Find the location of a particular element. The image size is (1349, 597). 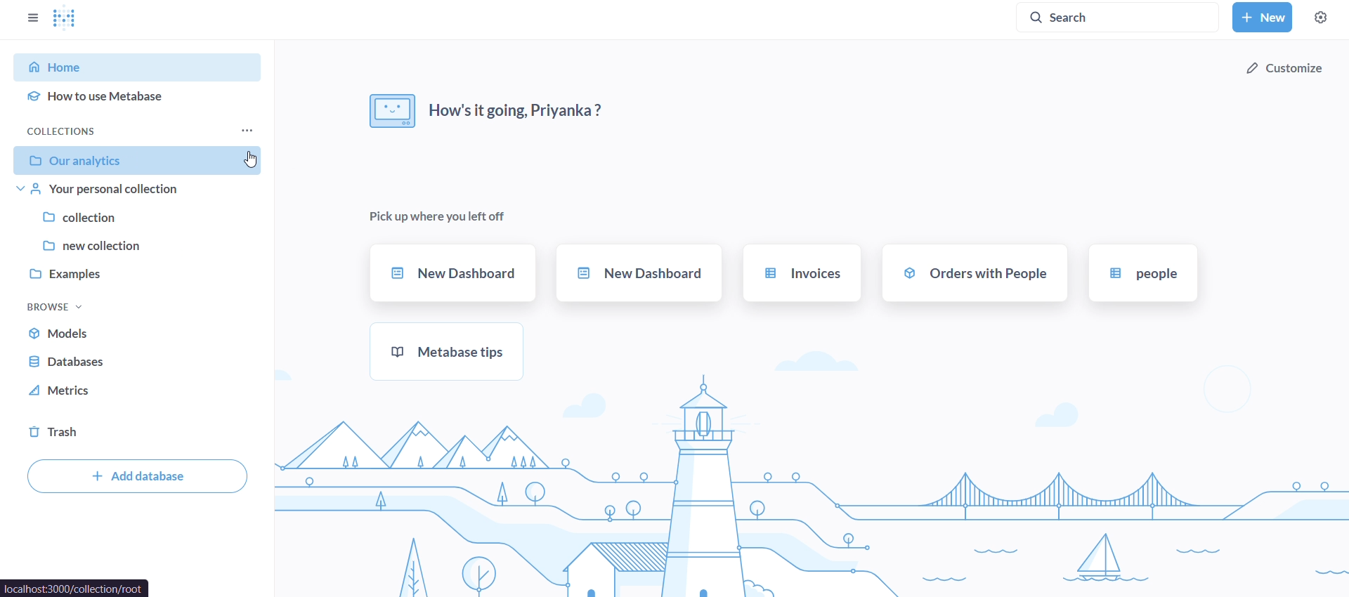

people is located at coordinates (1140, 273).